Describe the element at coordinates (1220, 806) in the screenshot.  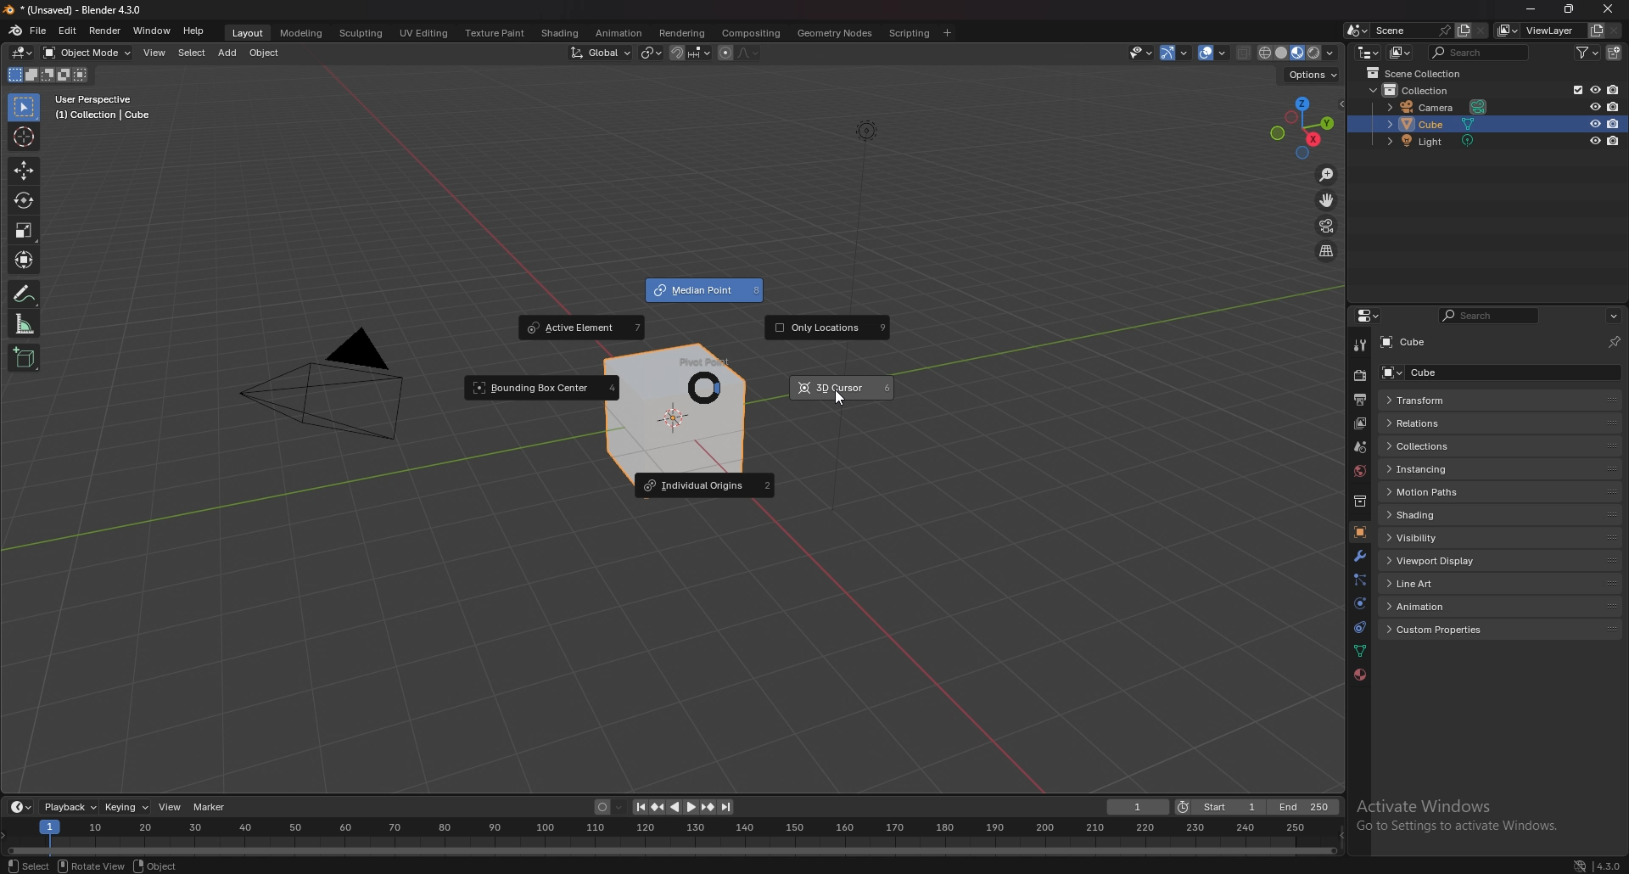
I see `start frame` at that location.